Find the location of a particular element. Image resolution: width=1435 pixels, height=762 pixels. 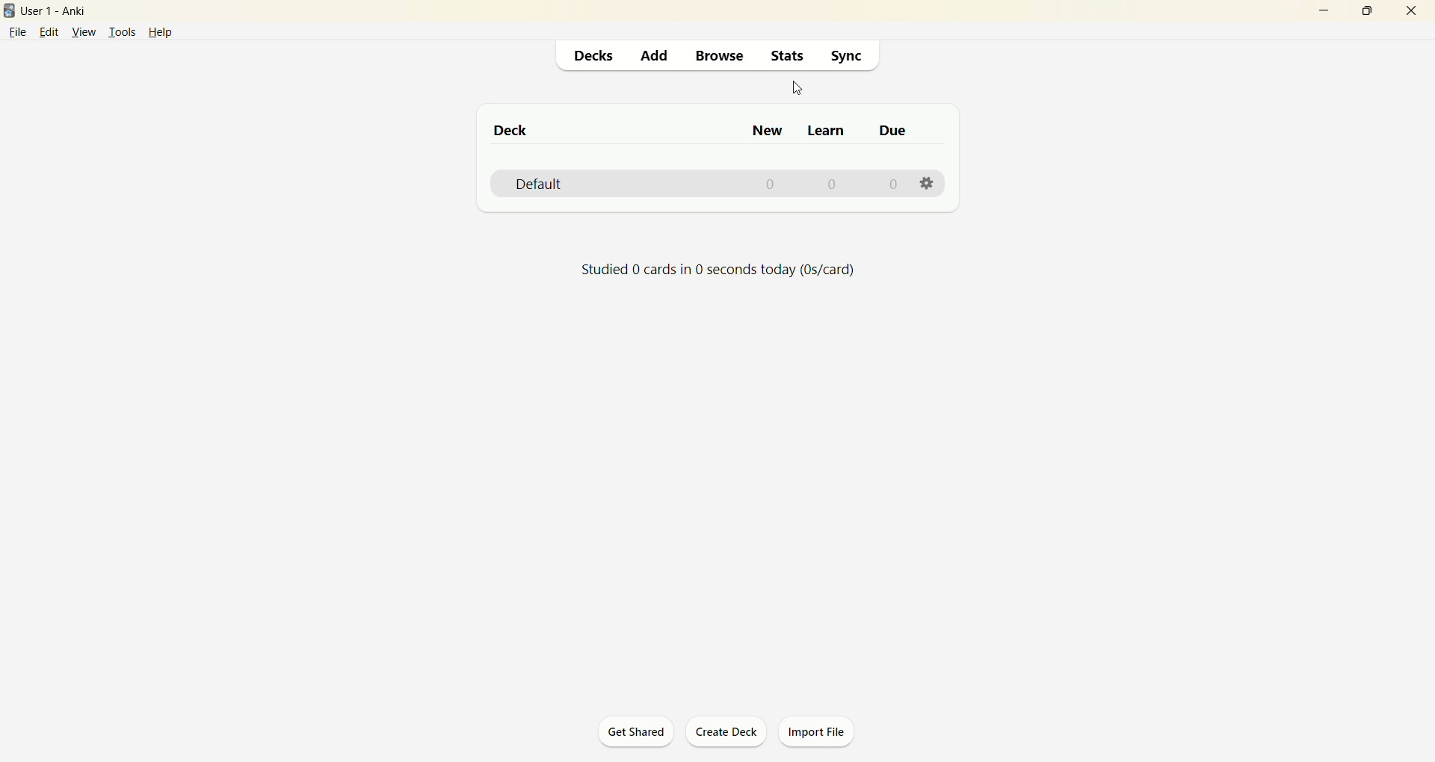

view is located at coordinates (82, 32).